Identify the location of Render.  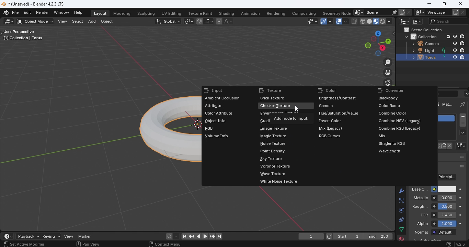
(43, 13).